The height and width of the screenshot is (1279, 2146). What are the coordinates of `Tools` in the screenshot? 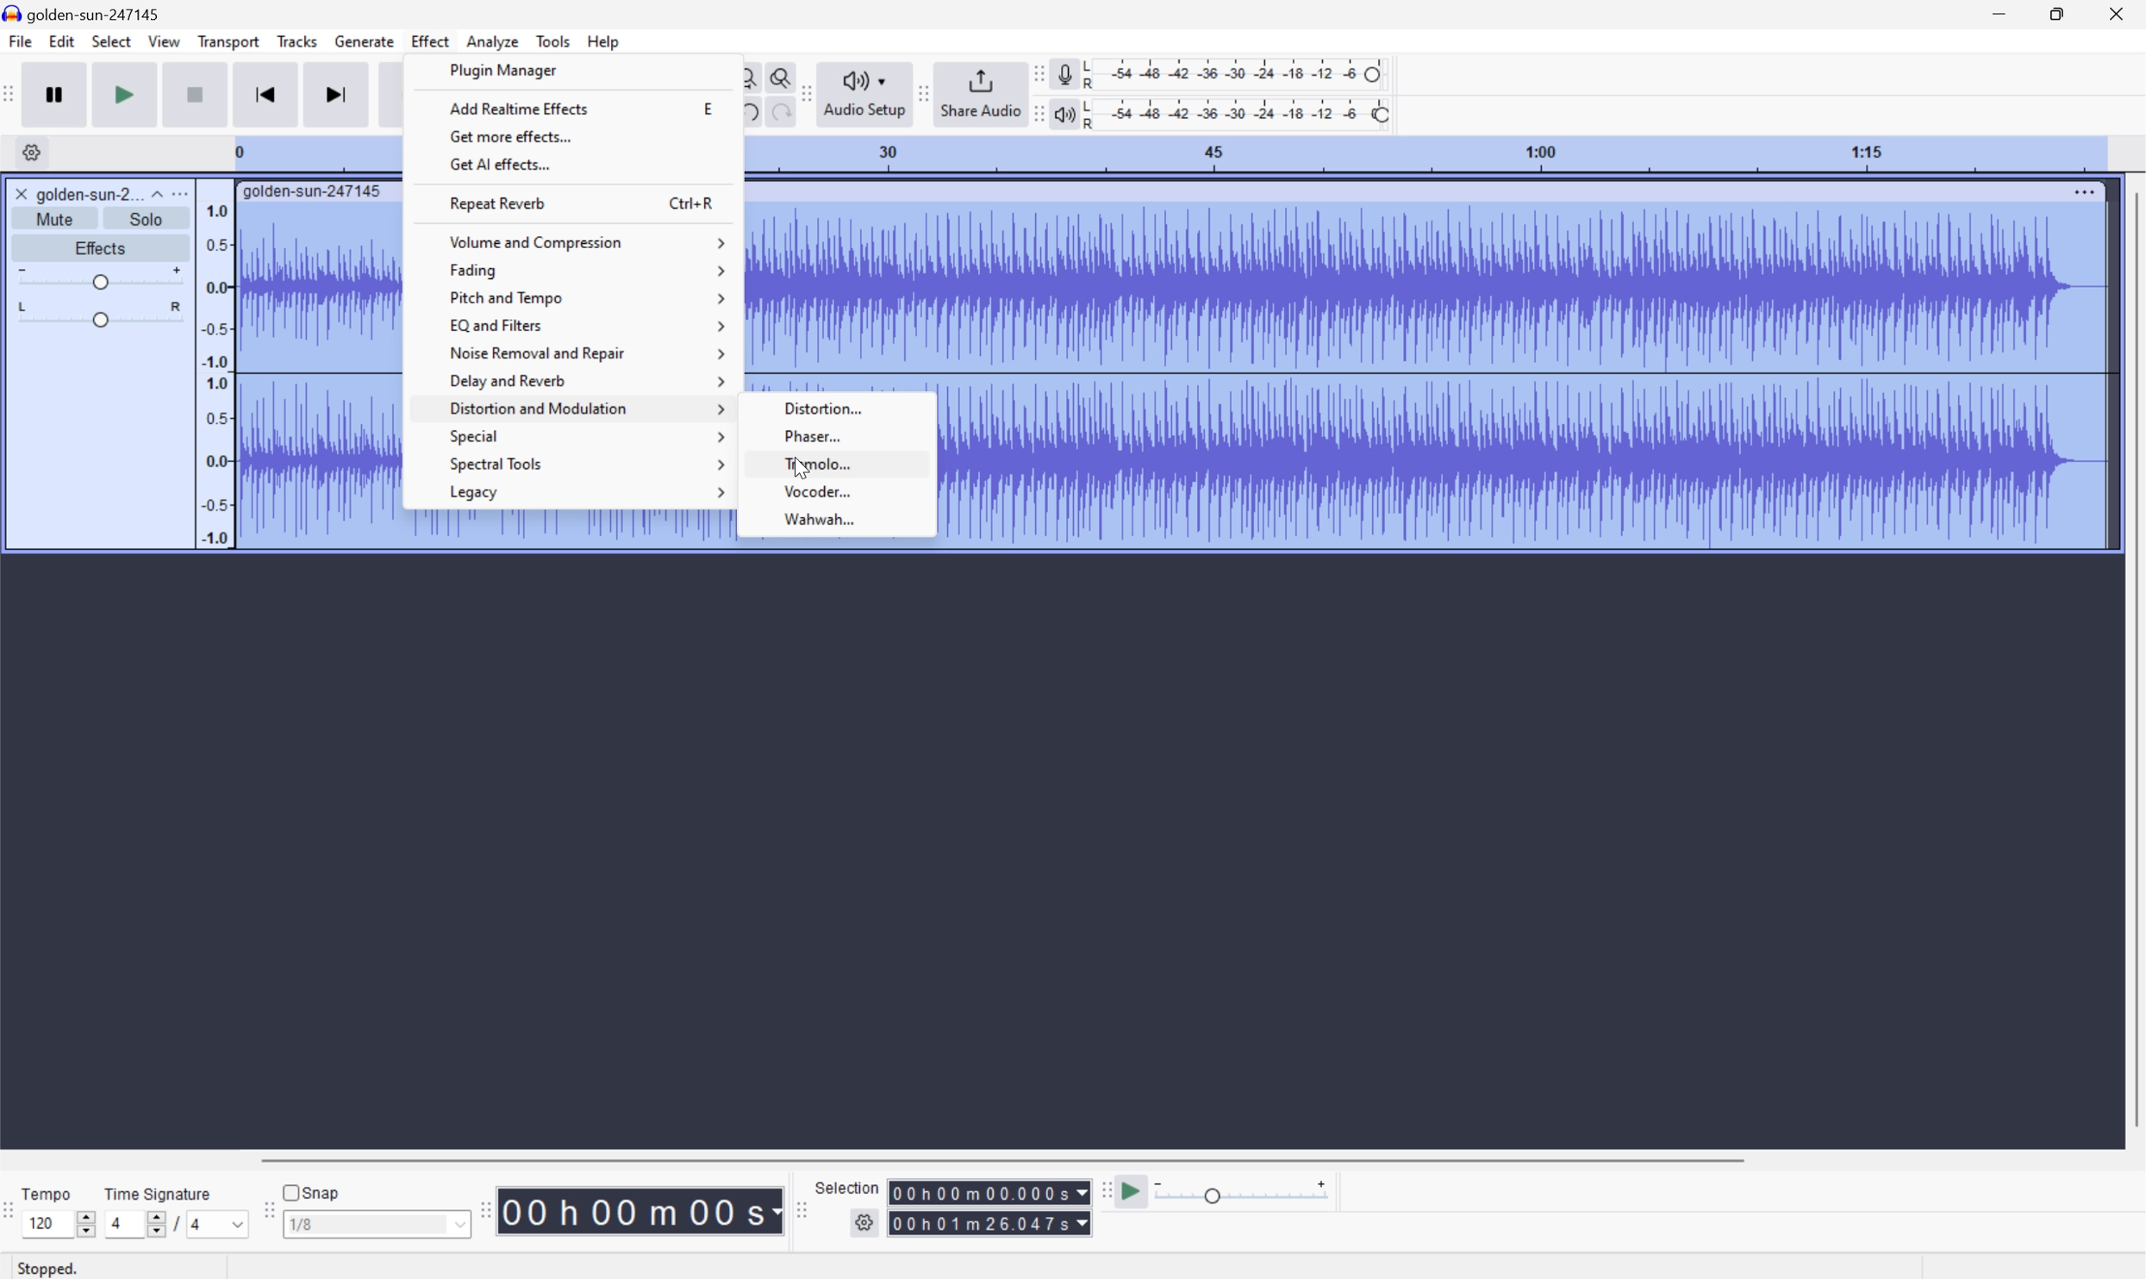 It's located at (552, 39).